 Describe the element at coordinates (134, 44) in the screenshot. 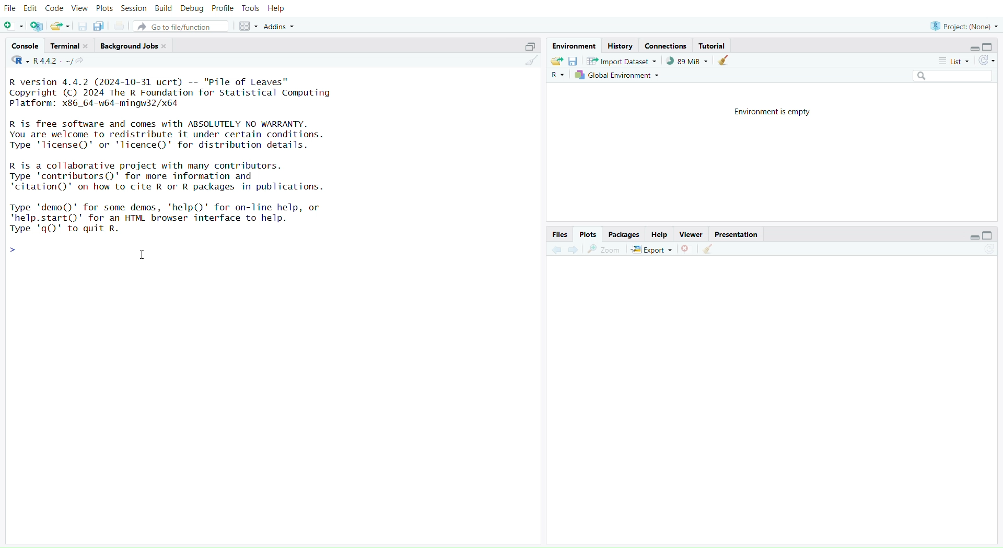

I see `Background Jobs` at that location.